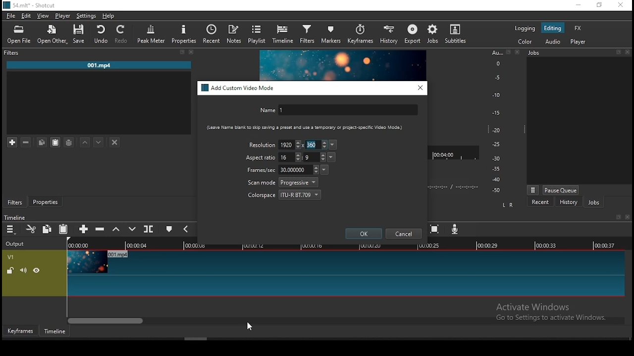  What do you see at coordinates (108, 16) in the screenshot?
I see `help` at bounding box center [108, 16].